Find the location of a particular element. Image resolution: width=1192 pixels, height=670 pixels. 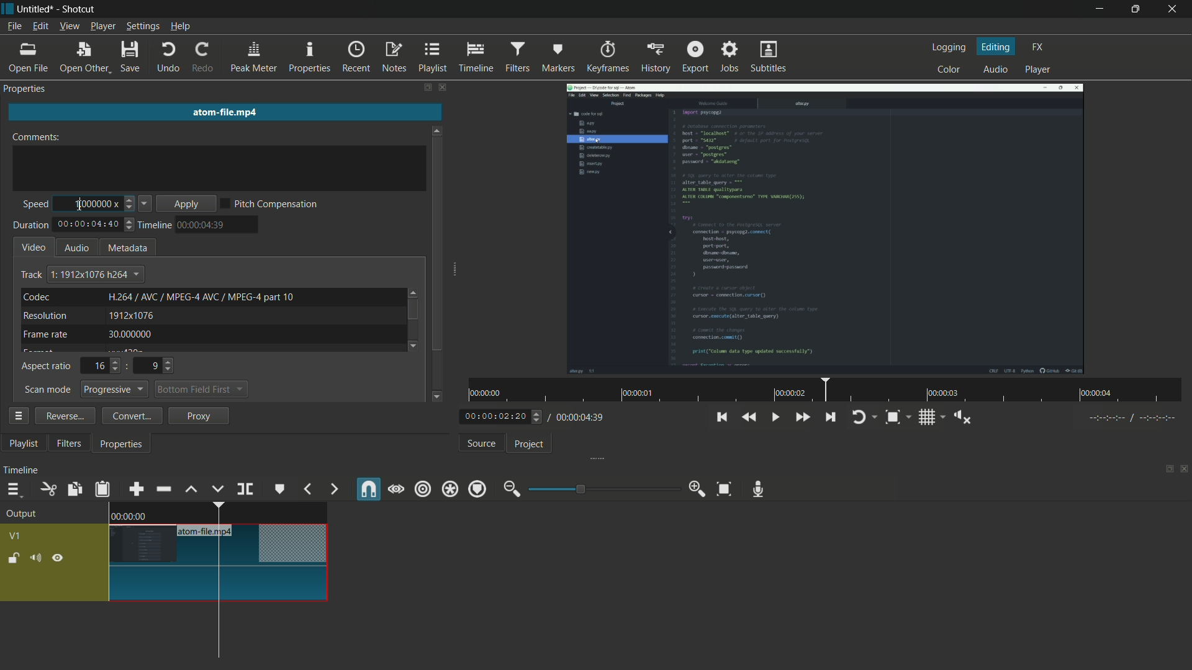

total time is located at coordinates (580, 418).